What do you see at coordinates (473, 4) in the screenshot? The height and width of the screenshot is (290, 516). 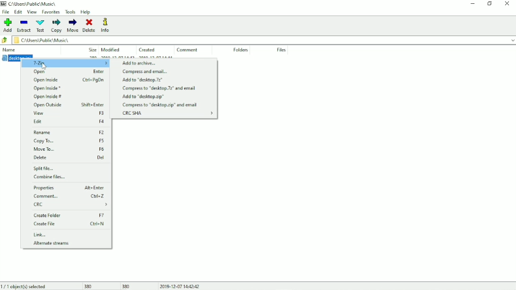 I see `Minimize` at bounding box center [473, 4].